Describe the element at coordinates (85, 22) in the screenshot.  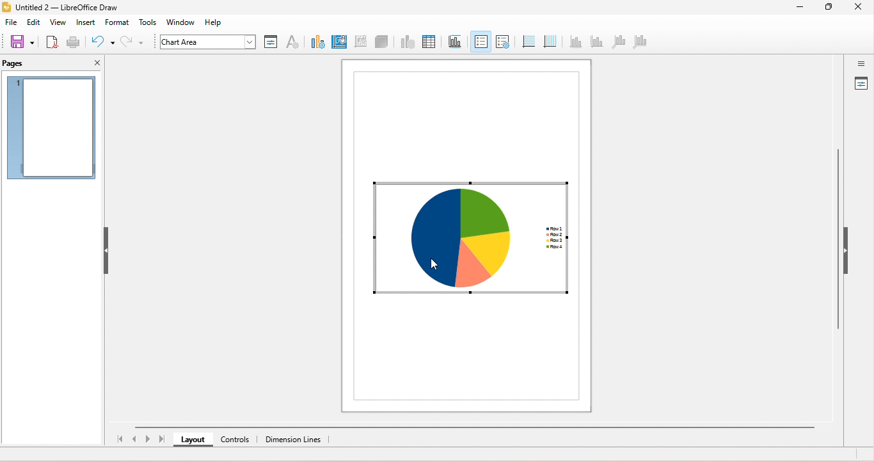
I see `insert` at that location.